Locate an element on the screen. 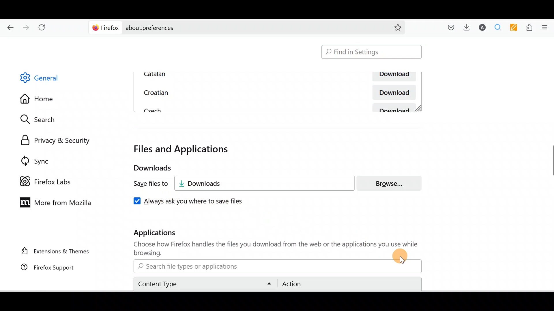  General settings is located at coordinates (44, 79).